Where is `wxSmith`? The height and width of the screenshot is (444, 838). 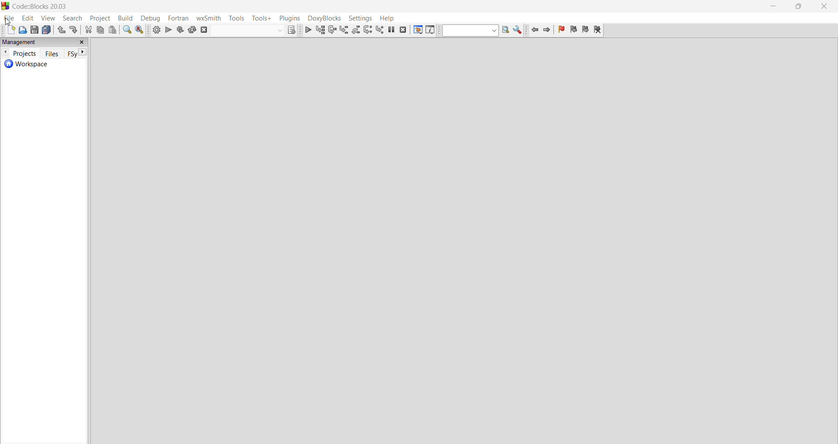 wxSmith is located at coordinates (209, 18).